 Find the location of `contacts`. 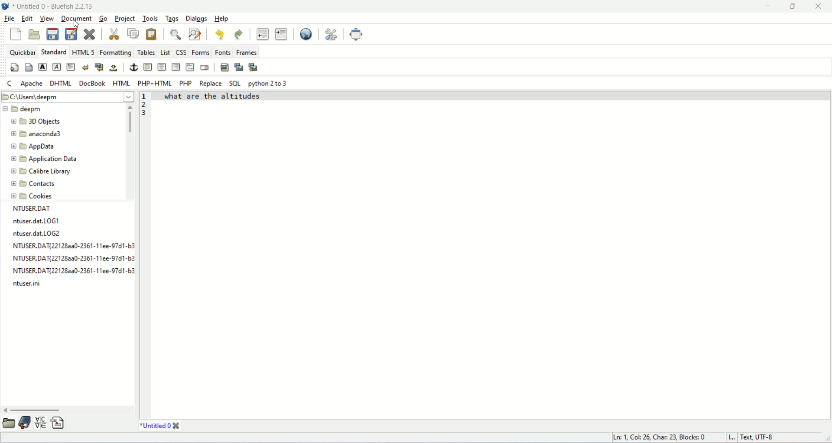

contacts is located at coordinates (34, 184).